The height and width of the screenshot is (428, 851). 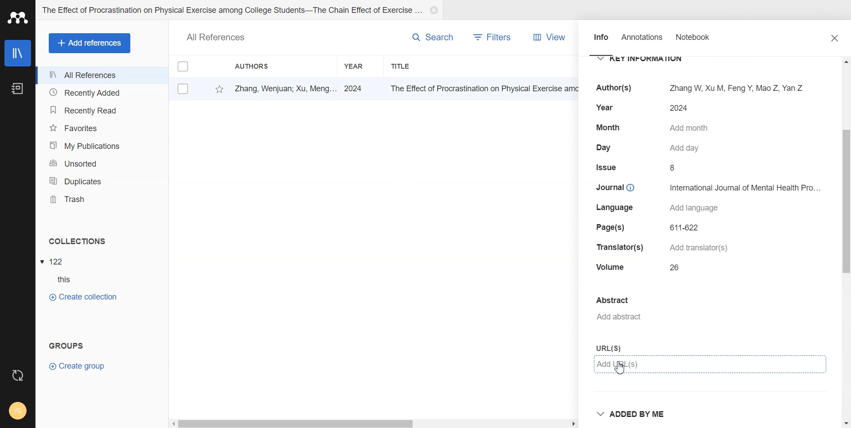 What do you see at coordinates (60, 280) in the screenshot?
I see `Subfolder` at bounding box center [60, 280].